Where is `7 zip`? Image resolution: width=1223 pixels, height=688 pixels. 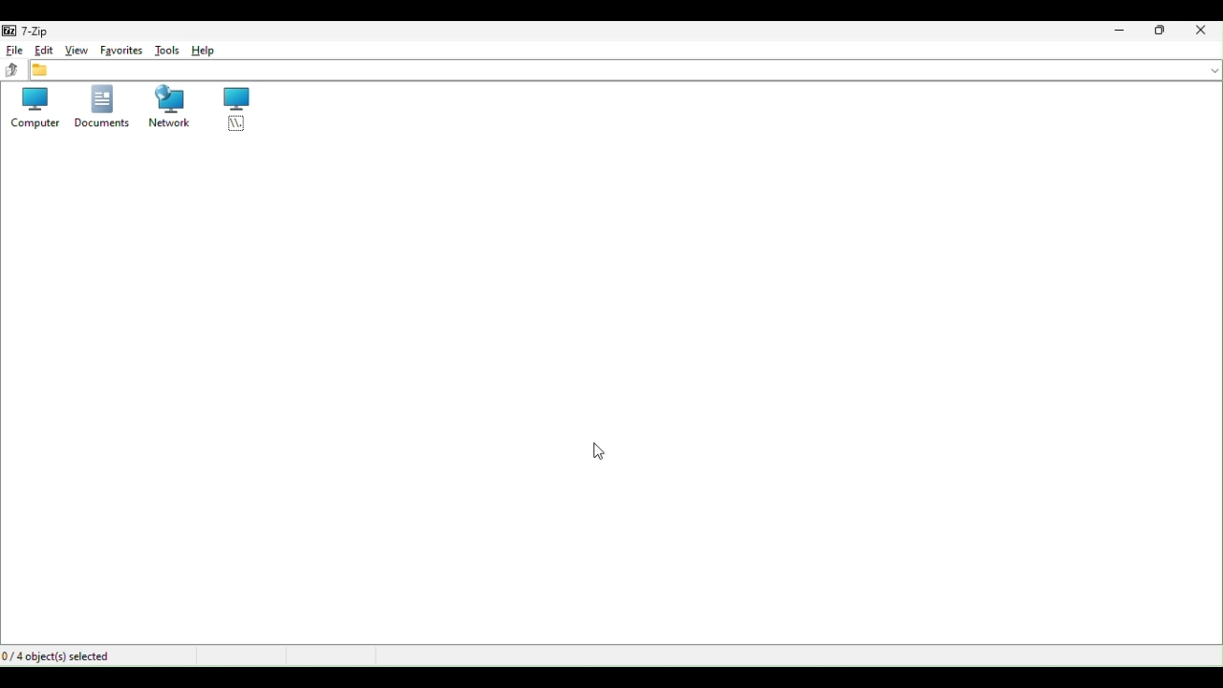
7 zip is located at coordinates (32, 32).